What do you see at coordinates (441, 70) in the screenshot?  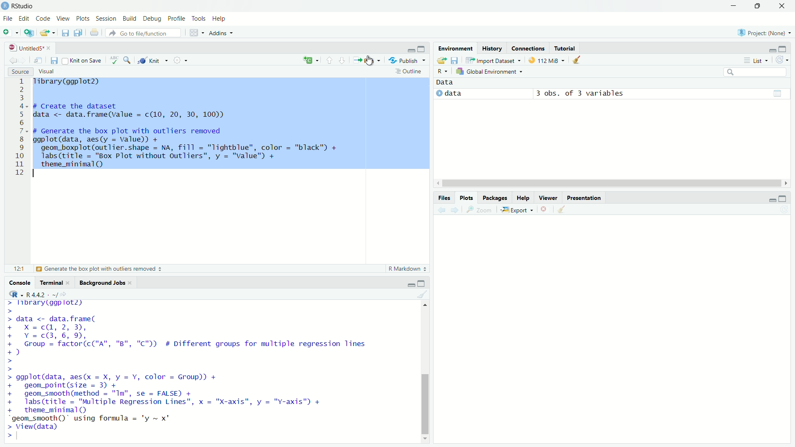 I see `R` at bounding box center [441, 70].